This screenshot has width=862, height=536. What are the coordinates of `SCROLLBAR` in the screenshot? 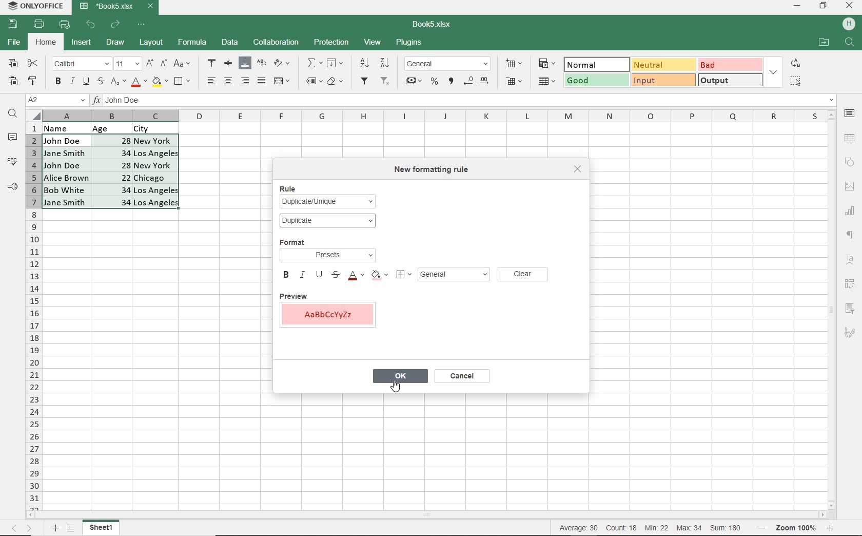 It's located at (833, 309).